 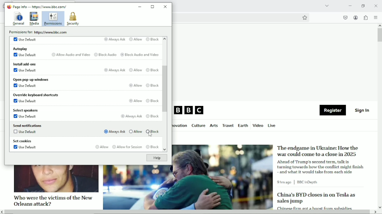 I want to click on Accounts, so click(x=355, y=17).